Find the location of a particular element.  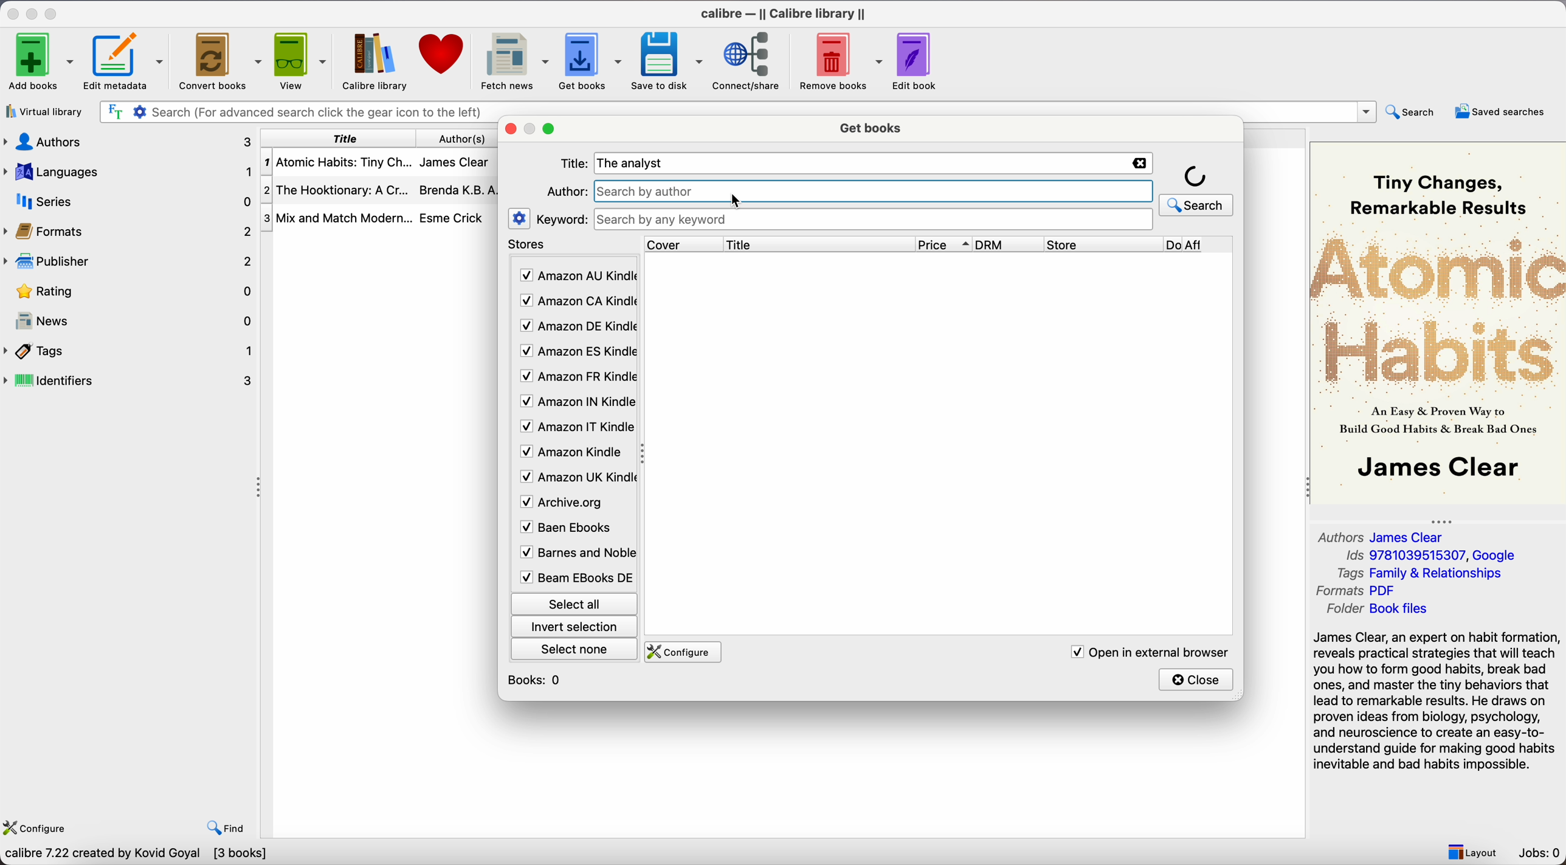

save to disk is located at coordinates (666, 60).